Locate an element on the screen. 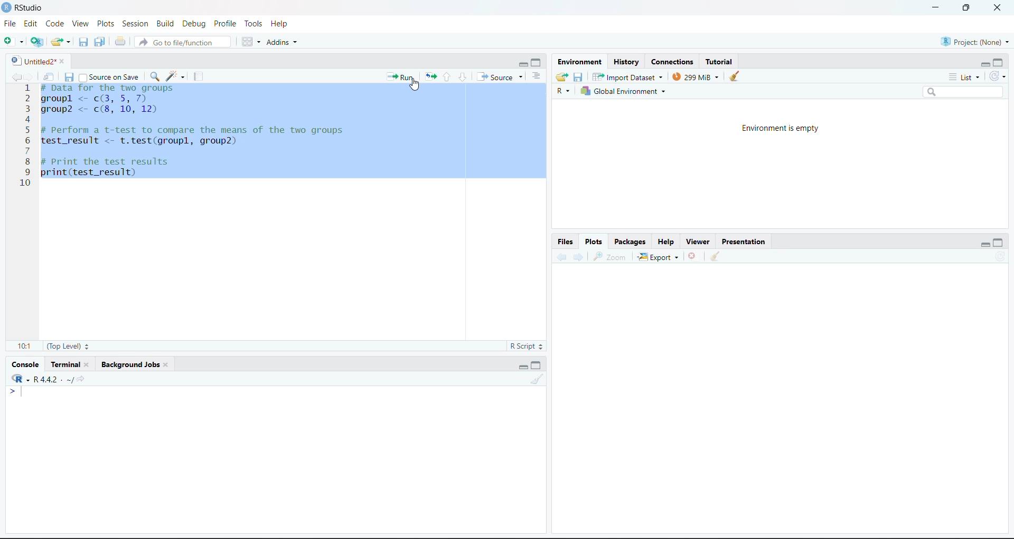 The width and height of the screenshot is (1014, 539). workspace panes is located at coordinates (250, 41).